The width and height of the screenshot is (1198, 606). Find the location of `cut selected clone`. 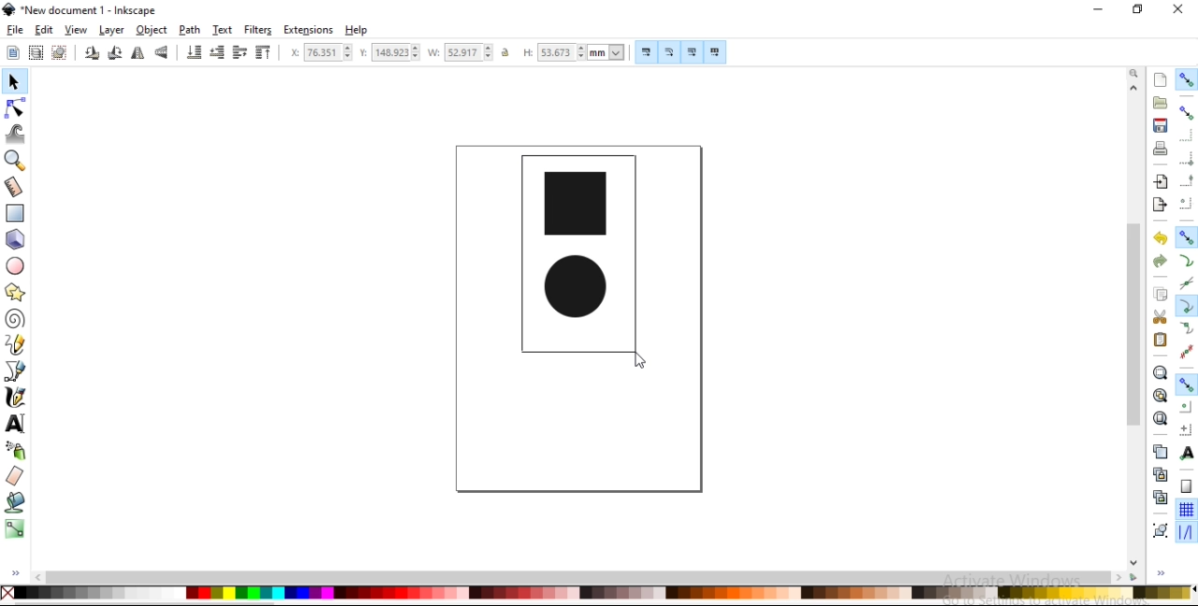

cut selected clone is located at coordinates (1158, 498).